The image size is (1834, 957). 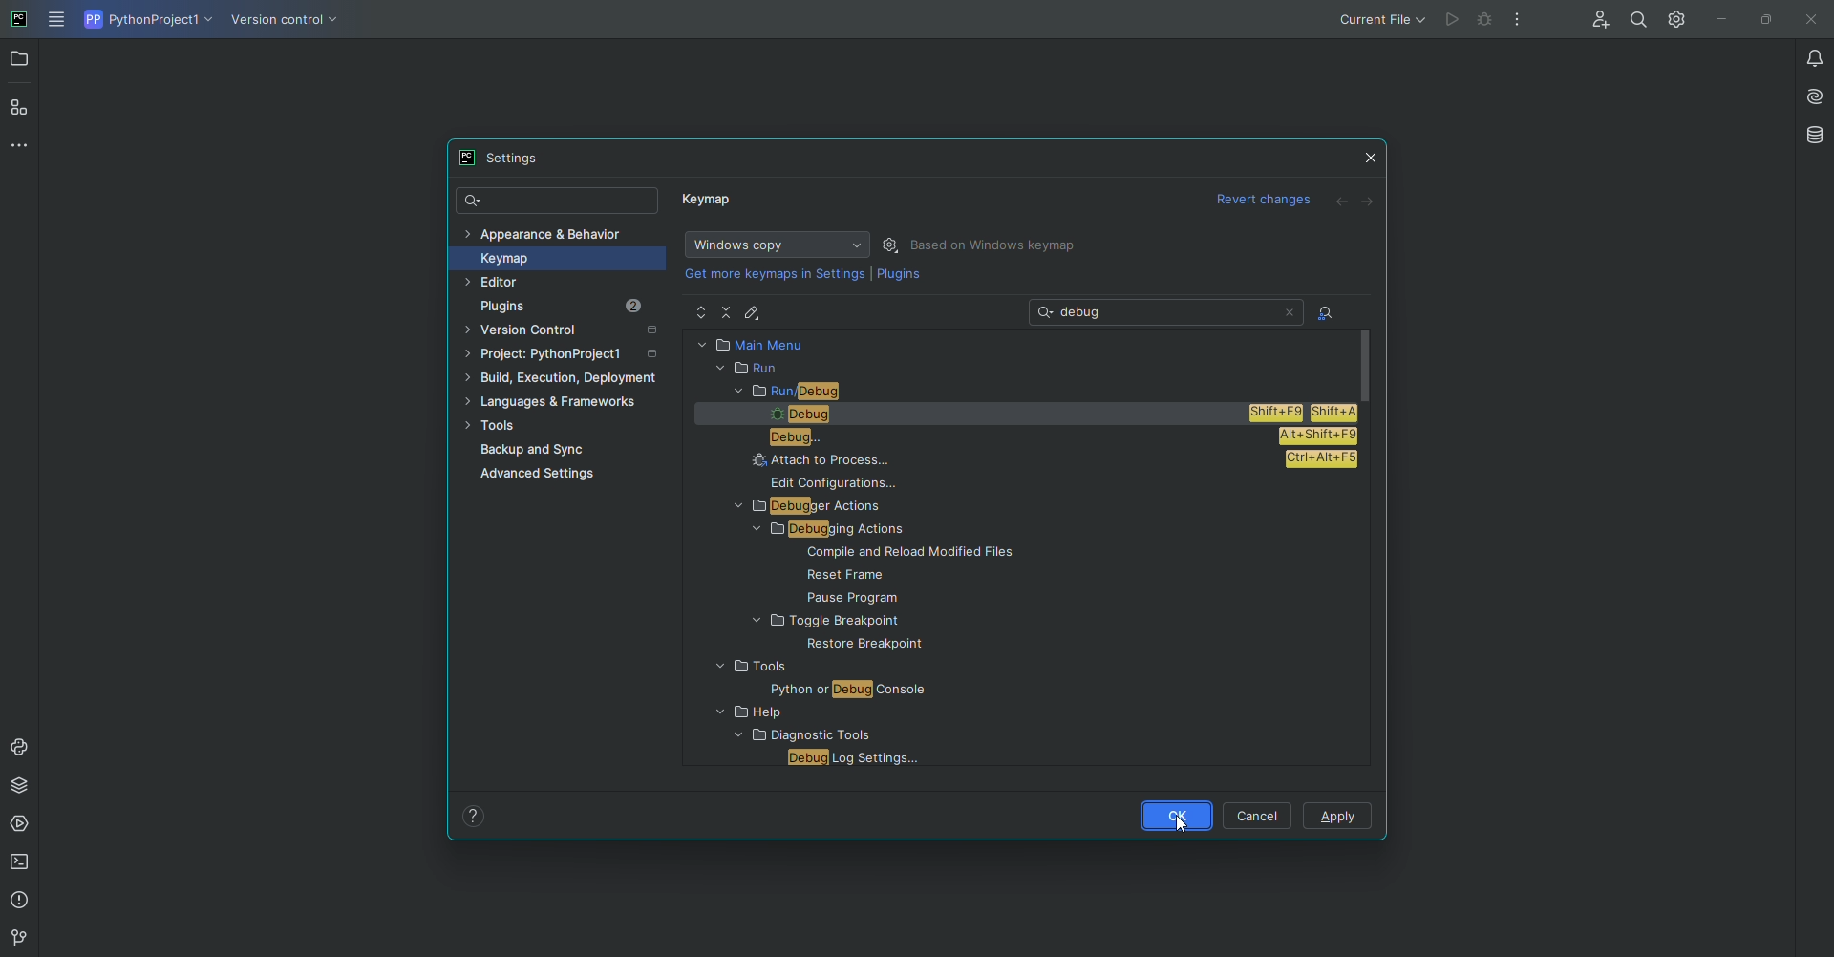 I want to click on Edit, so click(x=756, y=312).